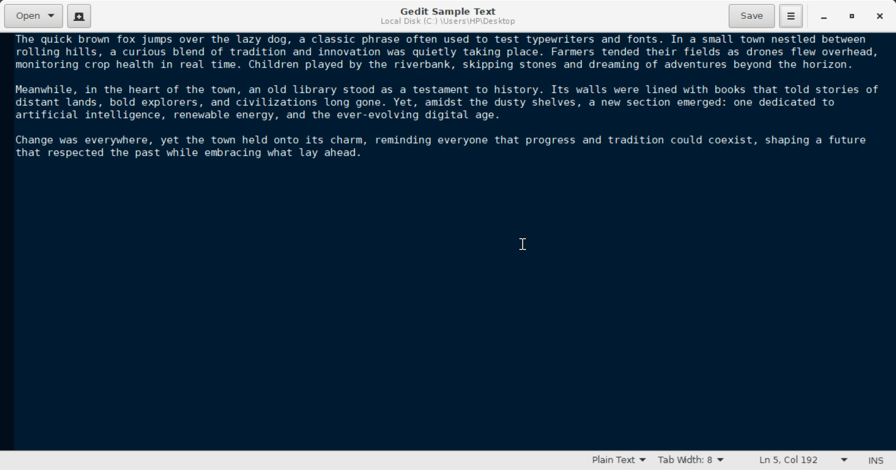 This screenshot has height=470, width=896. Describe the element at coordinates (448, 242) in the screenshot. I see `Changed Color Scheme ` at that location.